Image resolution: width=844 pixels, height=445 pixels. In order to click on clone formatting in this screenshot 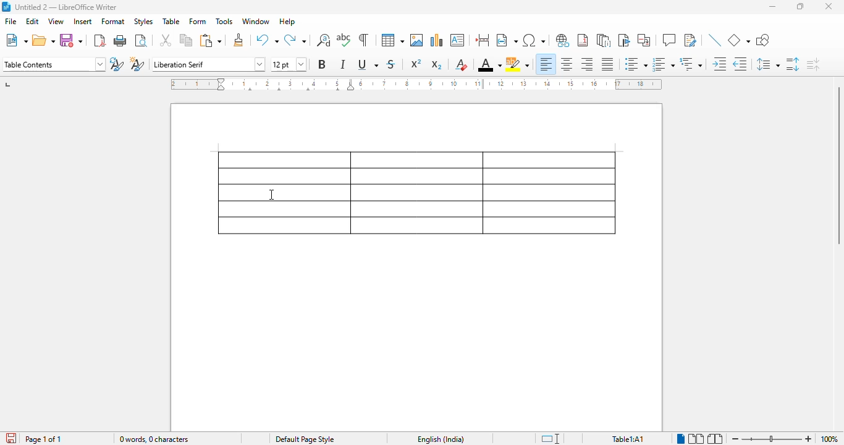, I will do `click(240, 40)`.